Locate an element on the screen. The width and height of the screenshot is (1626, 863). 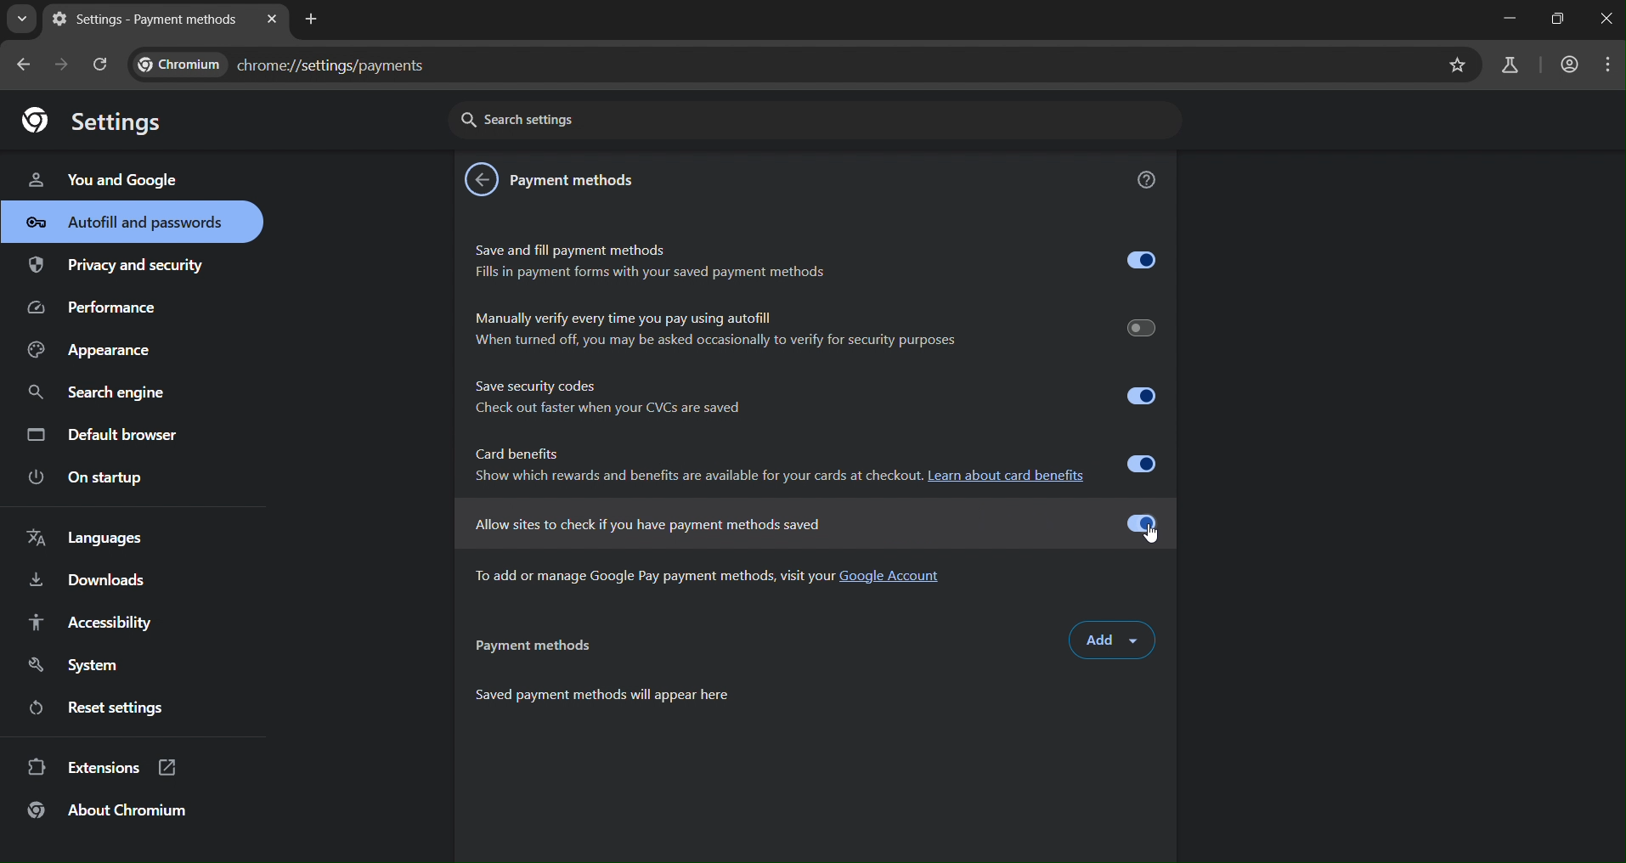
get help is located at coordinates (1146, 179).